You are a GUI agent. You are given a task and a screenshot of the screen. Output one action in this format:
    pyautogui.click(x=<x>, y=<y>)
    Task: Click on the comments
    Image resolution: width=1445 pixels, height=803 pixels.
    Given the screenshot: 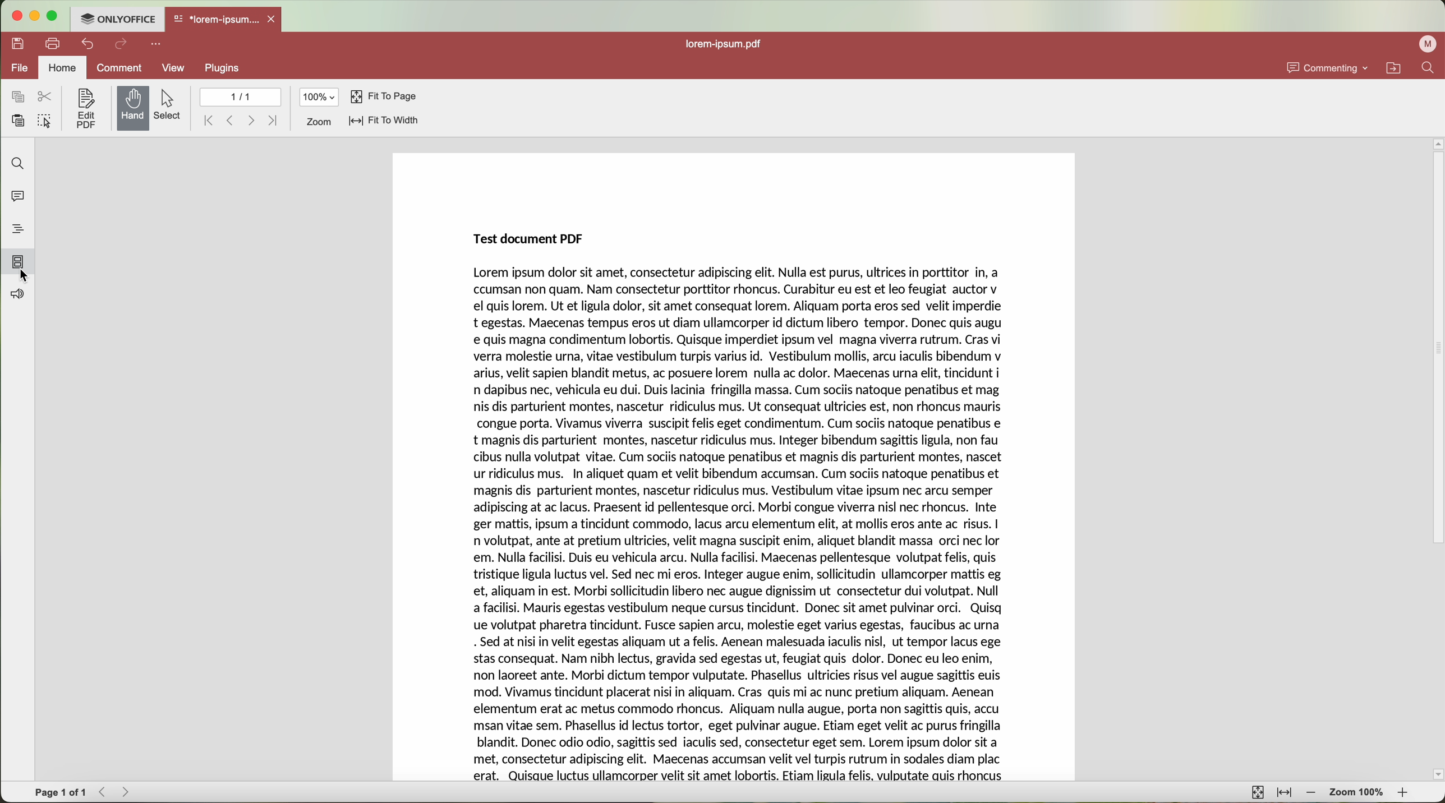 What is the action you would take?
    pyautogui.click(x=18, y=199)
    